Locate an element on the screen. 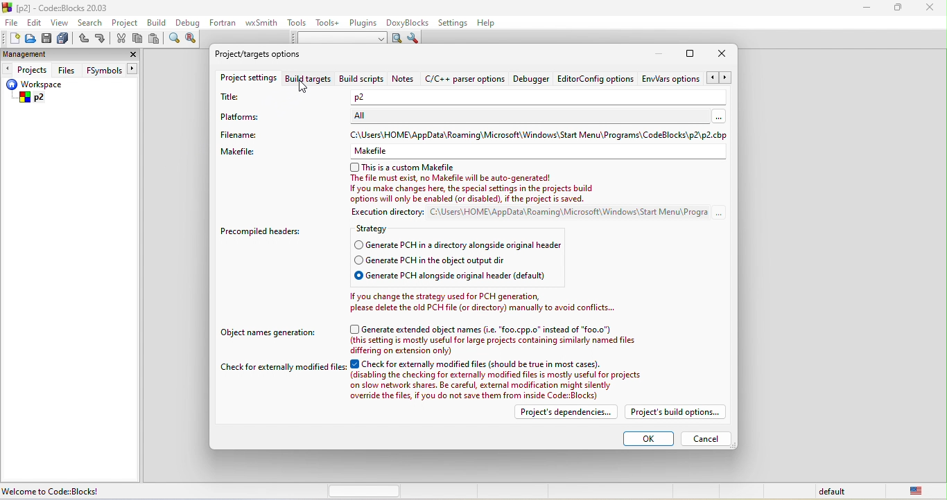 The width and height of the screenshot is (947, 500). note is located at coordinates (404, 80).